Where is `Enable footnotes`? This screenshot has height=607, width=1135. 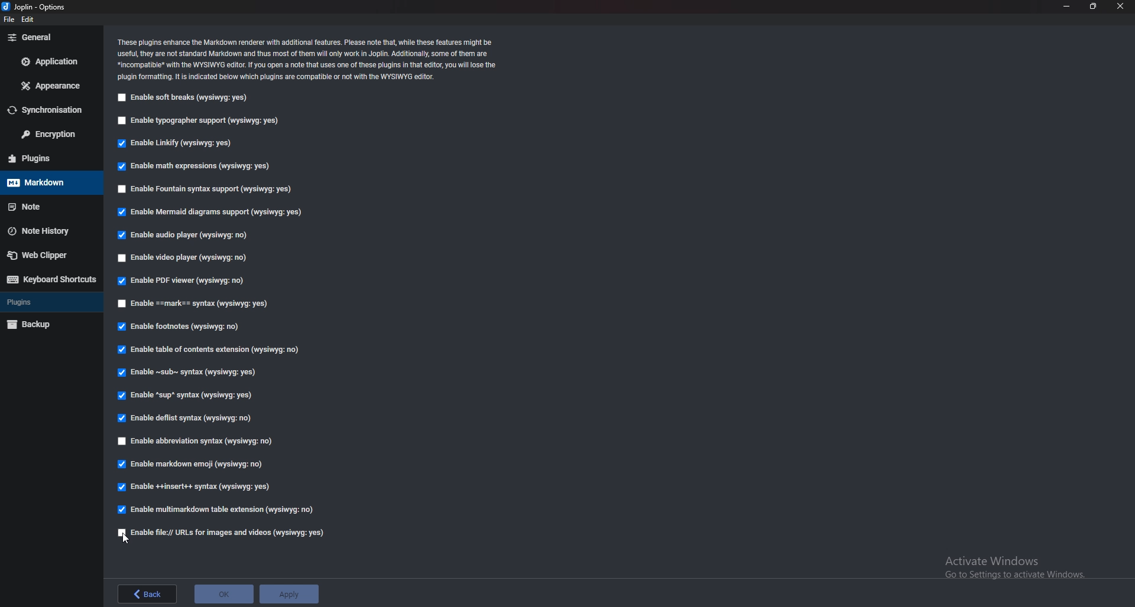
Enable footnotes is located at coordinates (183, 327).